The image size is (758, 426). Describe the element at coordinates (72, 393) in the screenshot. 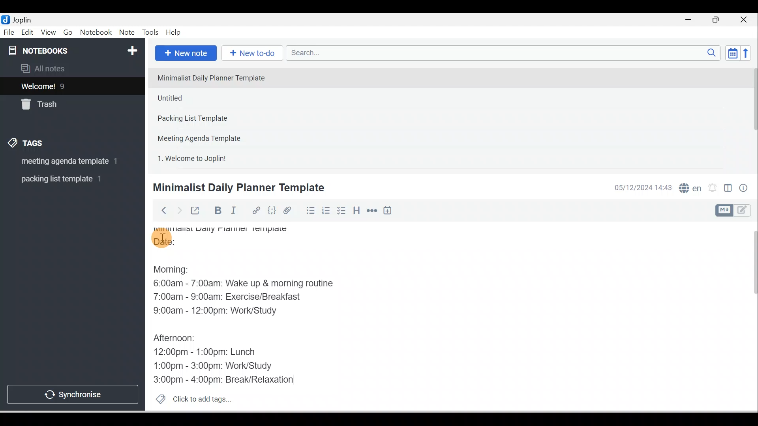

I see `Synchronise` at that location.